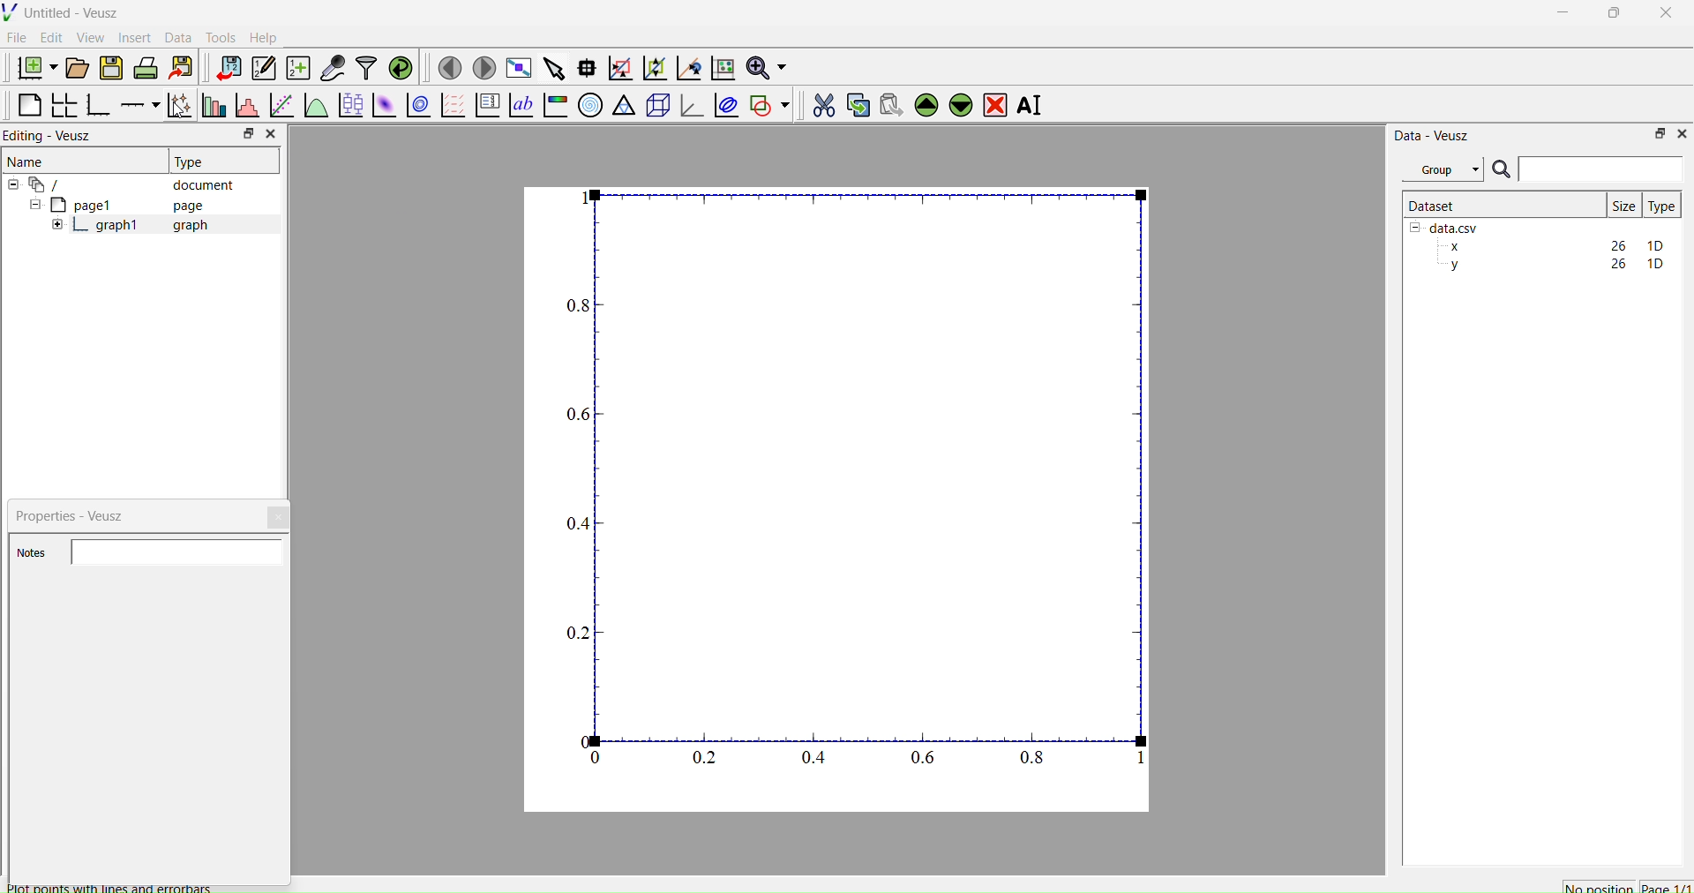 The height and width of the screenshot is (893, 1694). Describe the element at coordinates (281, 107) in the screenshot. I see `Fit a function to data` at that location.